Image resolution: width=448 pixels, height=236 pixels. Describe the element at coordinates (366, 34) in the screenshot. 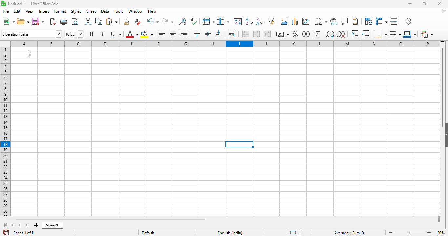

I see `decrease indent` at that location.